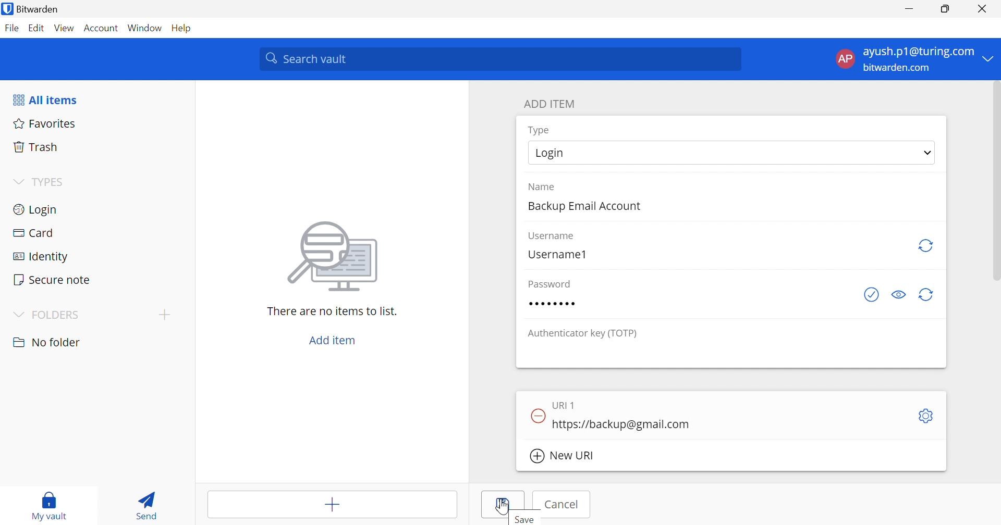 The image size is (1001, 525). I want to click on Cursor, so click(502, 506).